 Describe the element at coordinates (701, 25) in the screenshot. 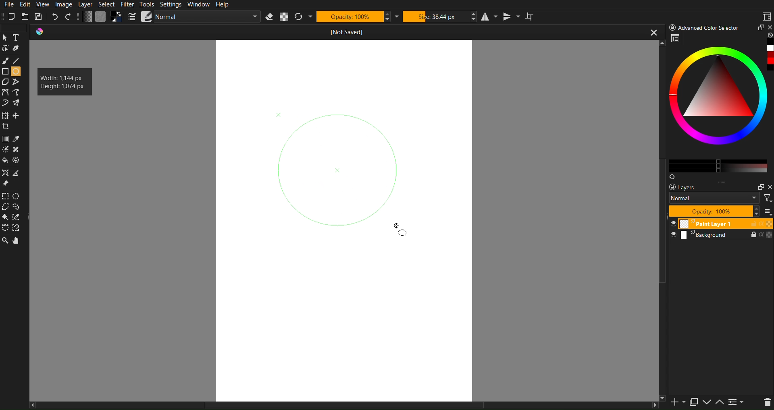

I see `) Advanced Color Selector` at that location.